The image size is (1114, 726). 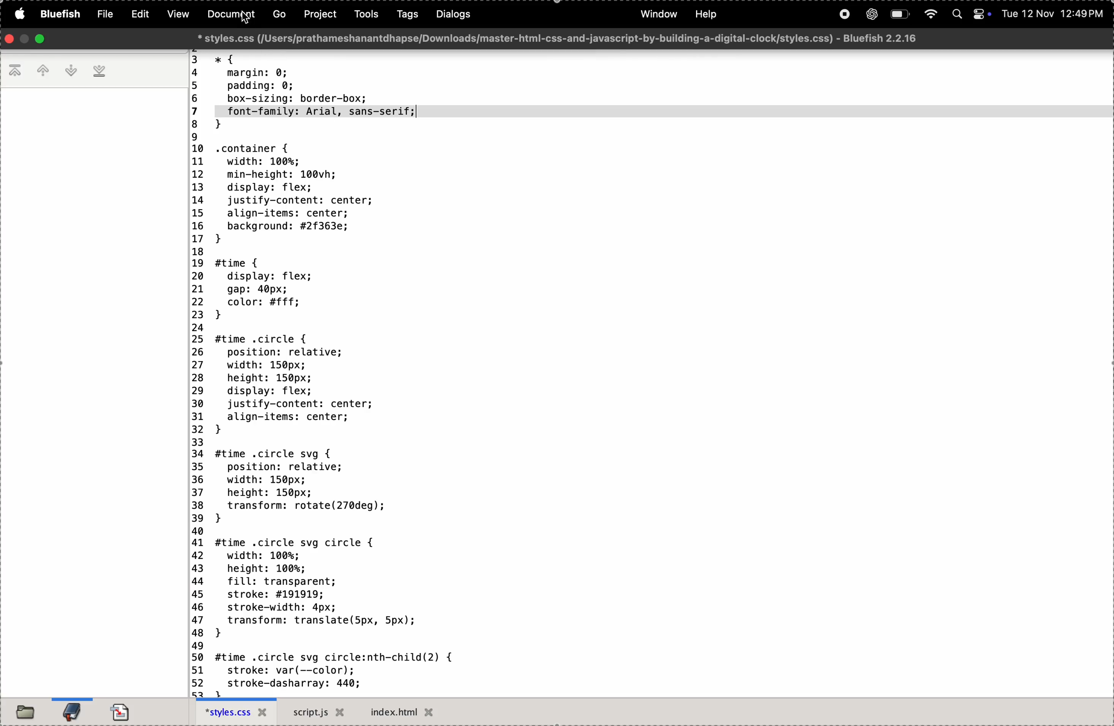 What do you see at coordinates (403, 16) in the screenshot?
I see `tags` at bounding box center [403, 16].